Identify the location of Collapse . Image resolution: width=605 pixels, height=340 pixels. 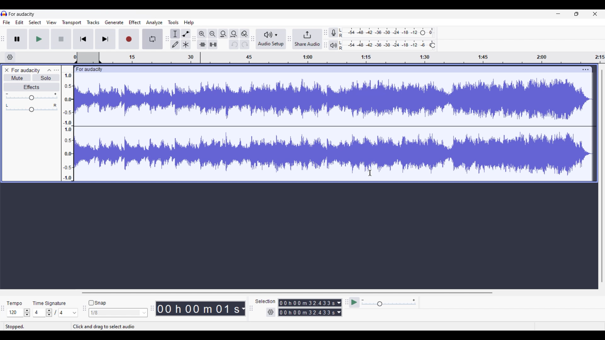
(49, 71).